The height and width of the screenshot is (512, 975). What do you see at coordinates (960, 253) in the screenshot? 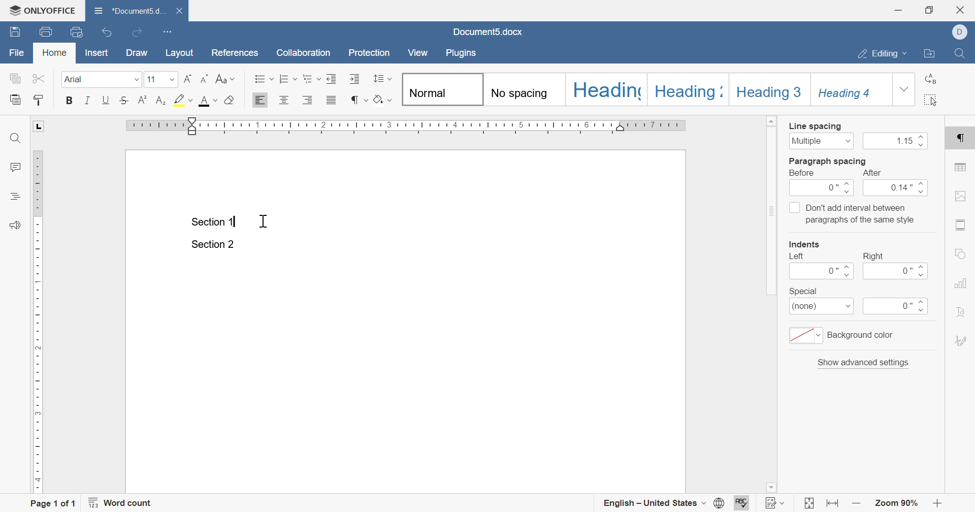
I see `shape settings` at bounding box center [960, 253].